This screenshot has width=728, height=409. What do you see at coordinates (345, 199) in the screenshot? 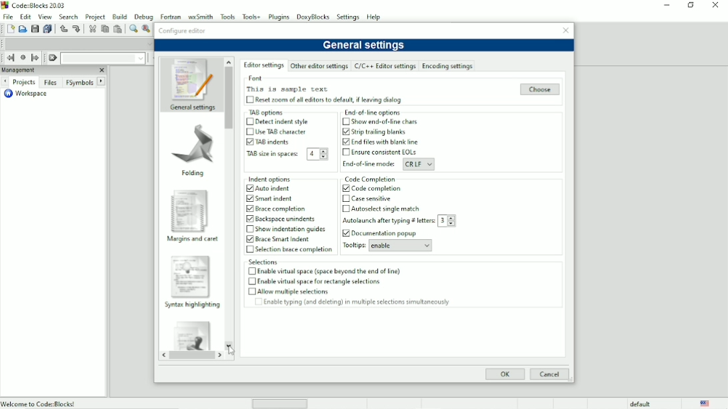
I see `` at bounding box center [345, 199].